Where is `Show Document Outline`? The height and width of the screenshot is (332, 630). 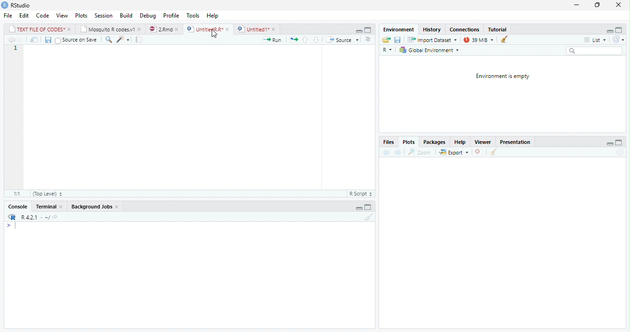
Show Document Outline is located at coordinates (368, 39).